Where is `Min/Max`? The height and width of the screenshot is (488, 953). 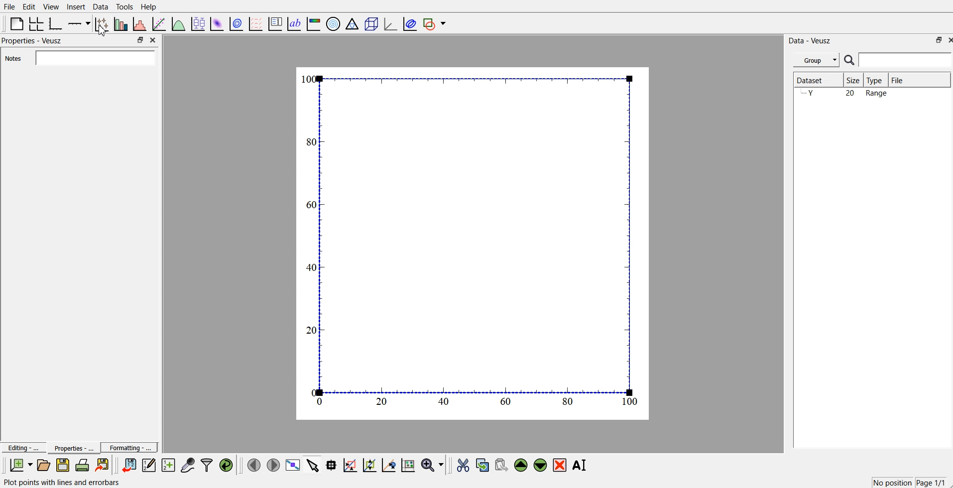 Min/Max is located at coordinates (140, 40).